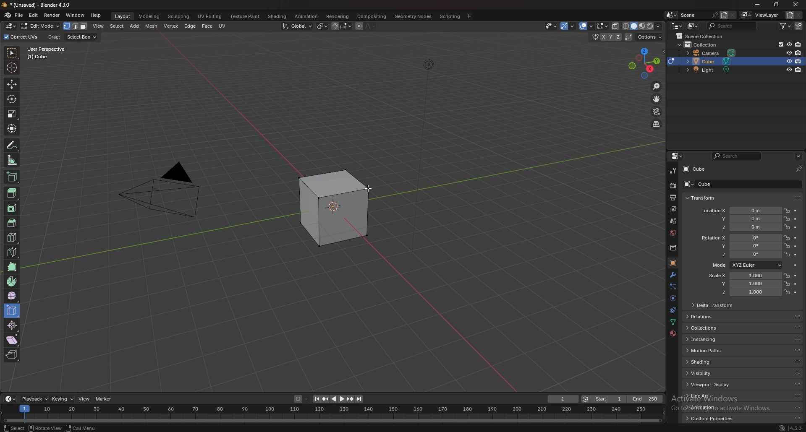 This screenshot has width=806, height=432. Describe the element at coordinates (338, 398) in the screenshot. I see `play animation` at that location.